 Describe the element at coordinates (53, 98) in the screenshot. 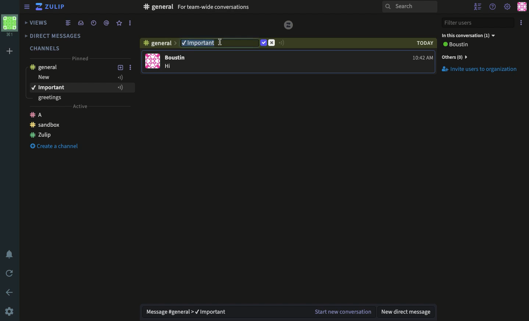

I see `greetings - topic` at that location.